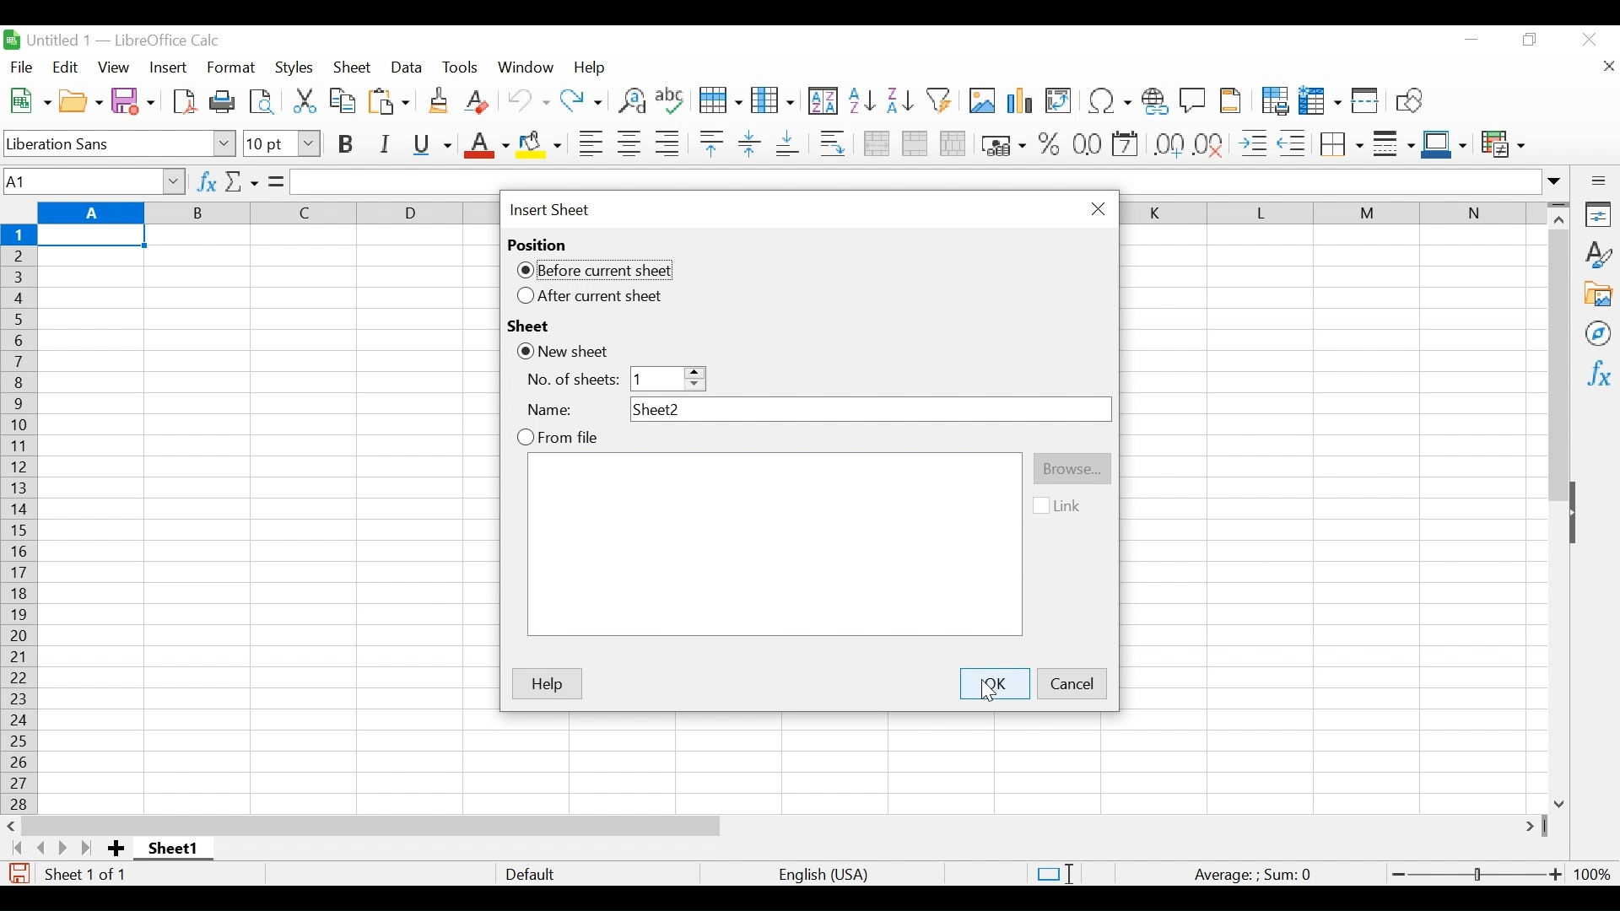 The height and width of the screenshot is (911, 1620). What do you see at coordinates (89, 874) in the screenshot?
I see `Sheet number` at bounding box center [89, 874].